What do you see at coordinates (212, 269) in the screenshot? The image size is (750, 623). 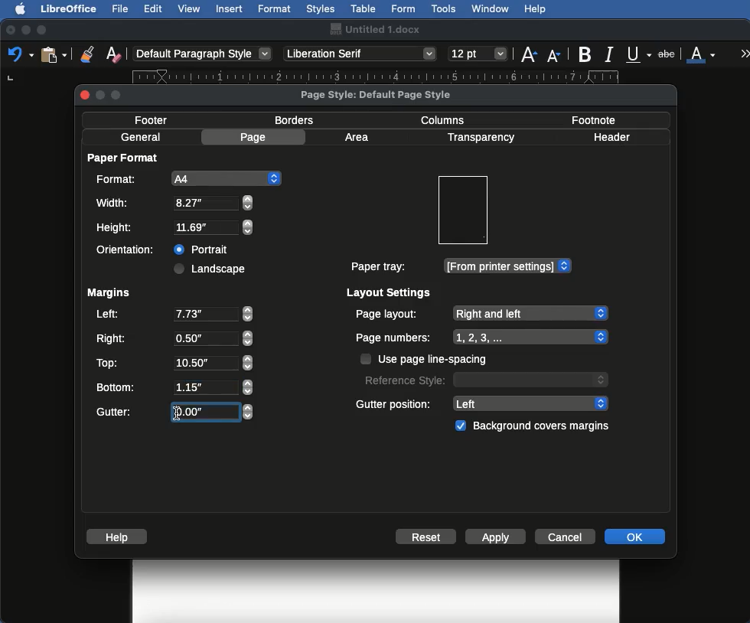 I see `Landscape` at bounding box center [212, 269].